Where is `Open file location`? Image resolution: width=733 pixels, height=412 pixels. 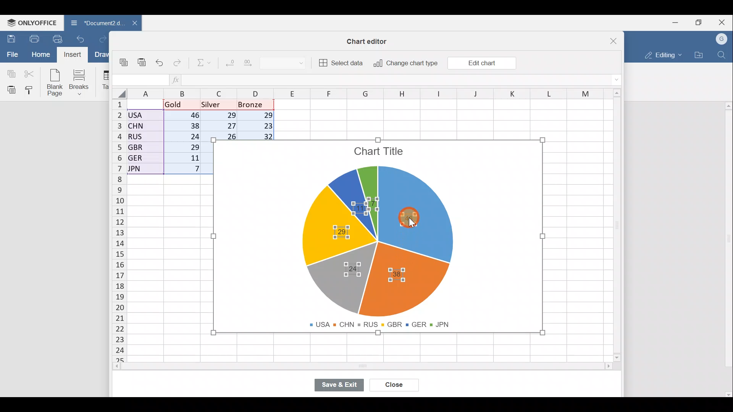
Open file location is located at coordinates (699, 55).